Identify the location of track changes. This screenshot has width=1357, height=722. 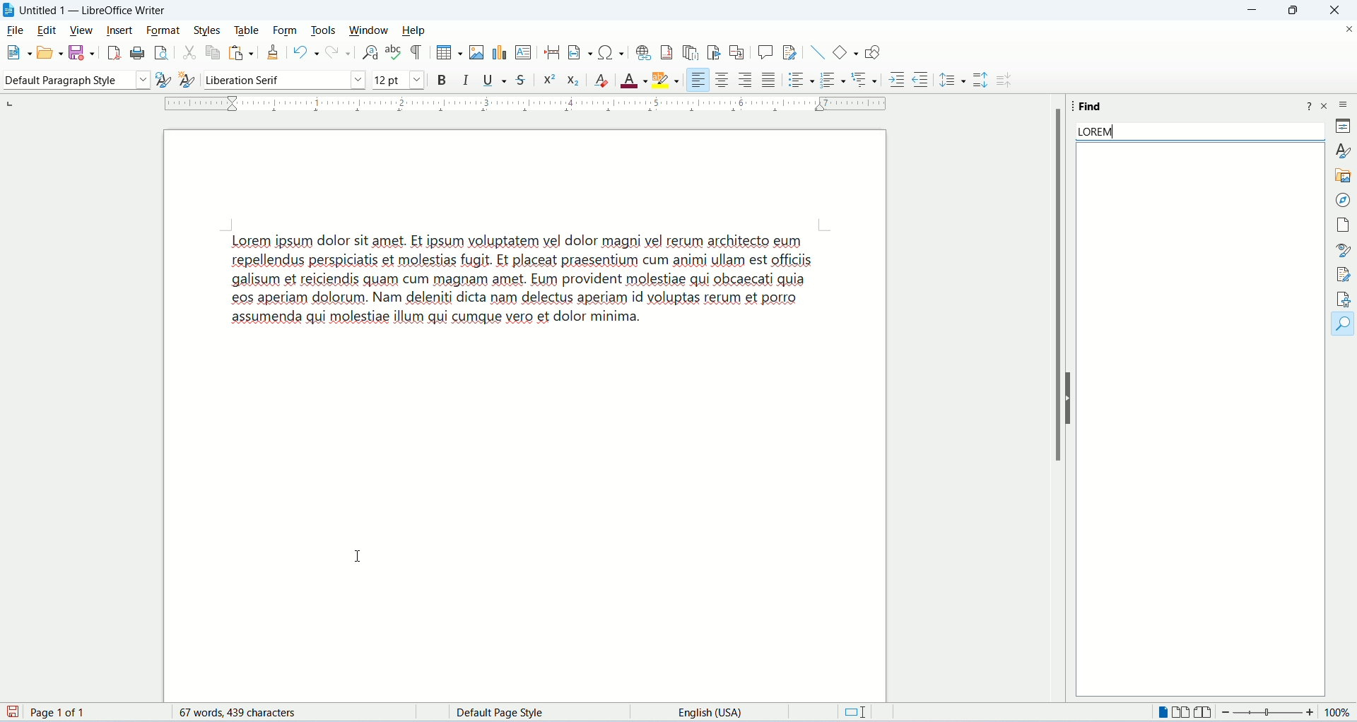
(792, 52).